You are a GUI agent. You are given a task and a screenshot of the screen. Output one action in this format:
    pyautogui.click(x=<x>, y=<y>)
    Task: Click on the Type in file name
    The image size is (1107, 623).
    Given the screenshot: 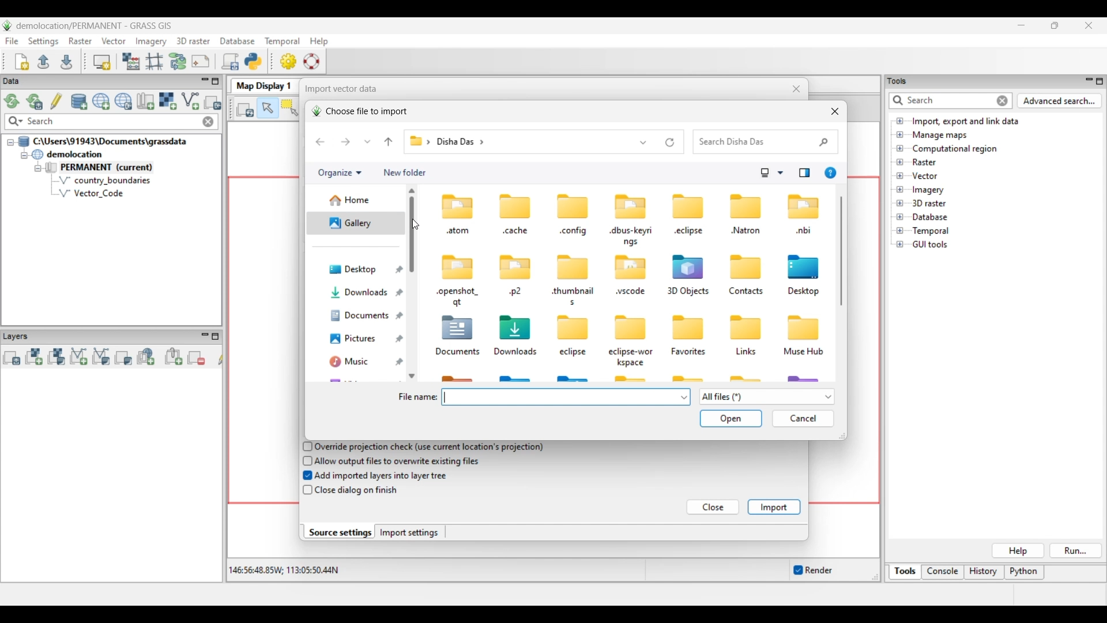 What is the action you would take?
    pyautogui.click(x=560, y=397)
    